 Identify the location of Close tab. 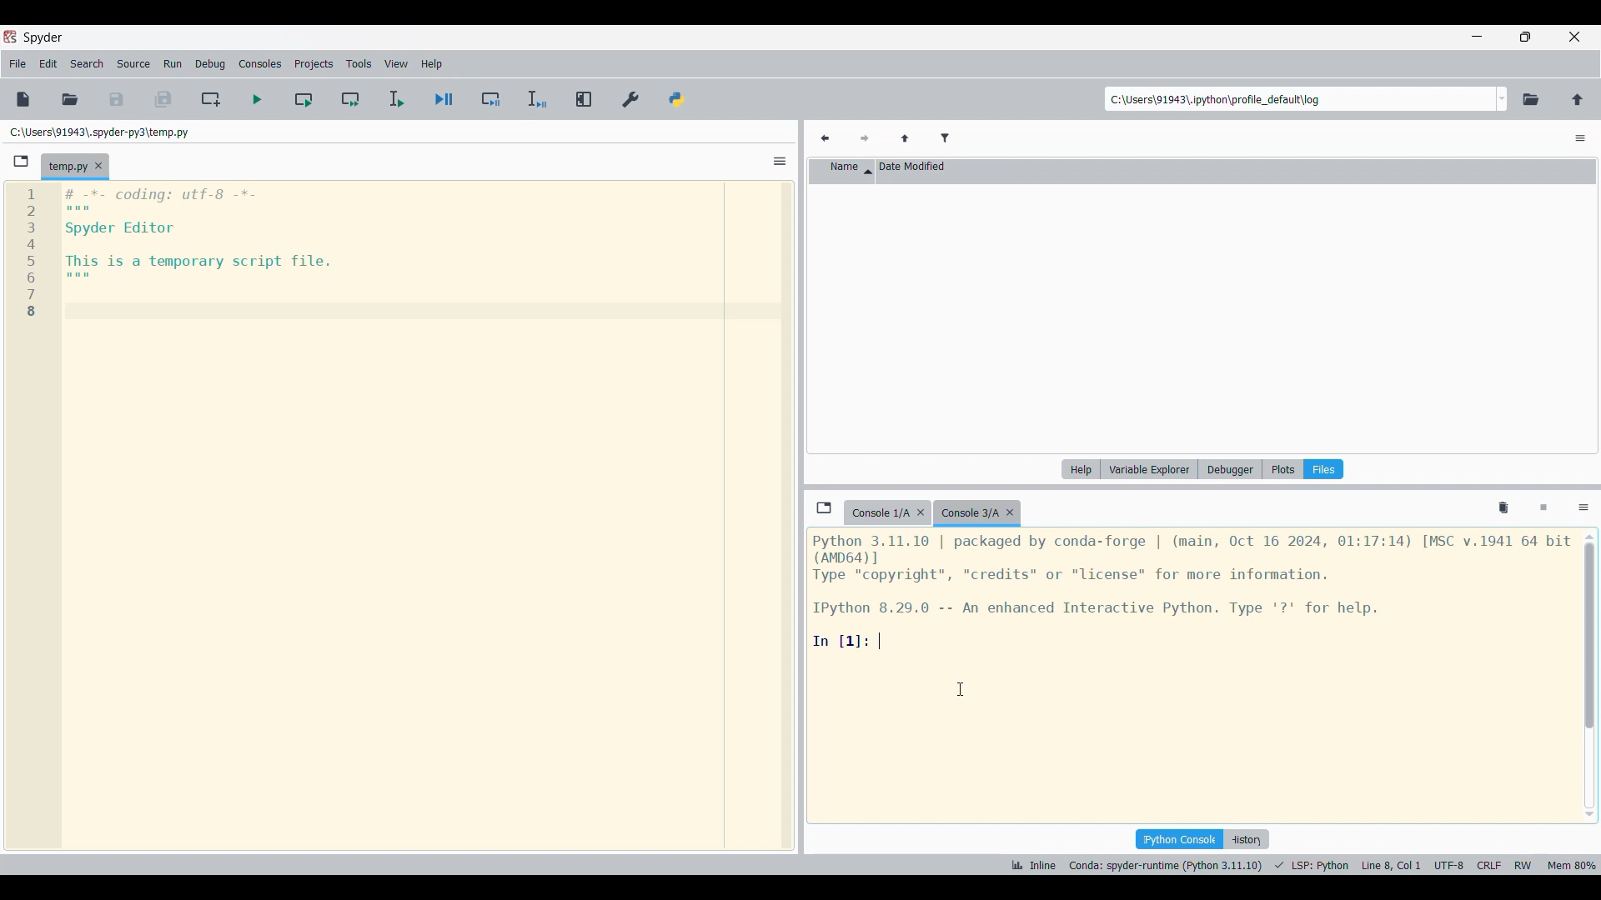
(98, 166).